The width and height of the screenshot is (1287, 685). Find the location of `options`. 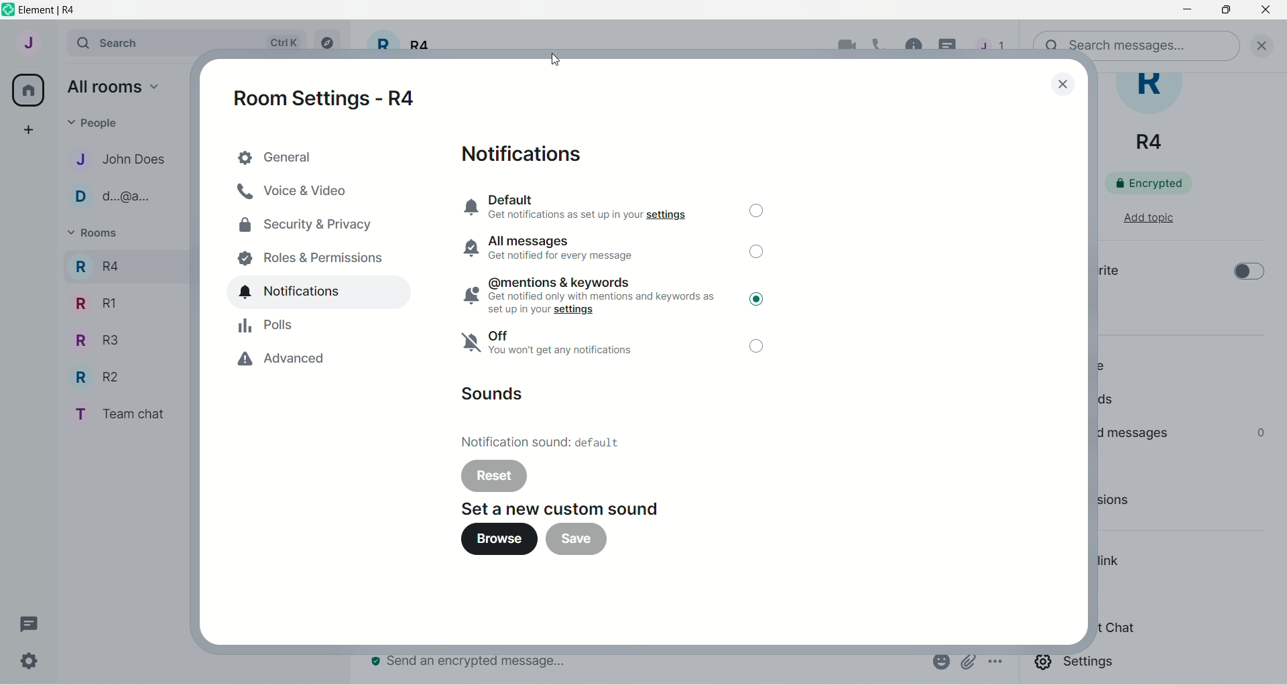

options is located at coordinates (997, 663).